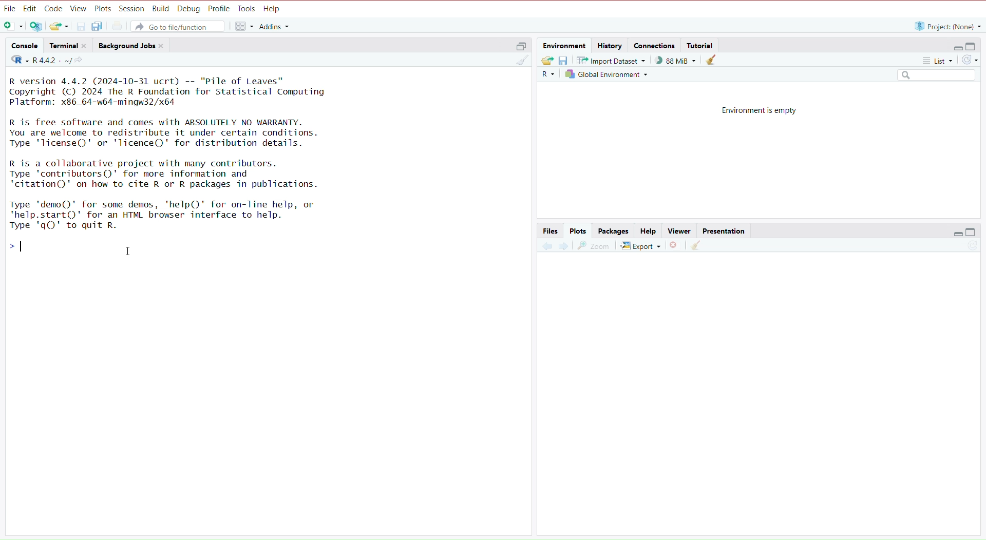 The height and width of the screenshot is (540, 986). I want to click on Search, so click(935, 74).